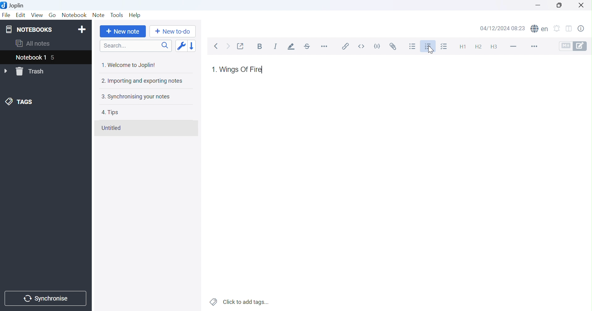 This screenshot has height=311, width=592. Describe the element at coordinates (116, 15) in the screenshot. I see `Tools` at that location.